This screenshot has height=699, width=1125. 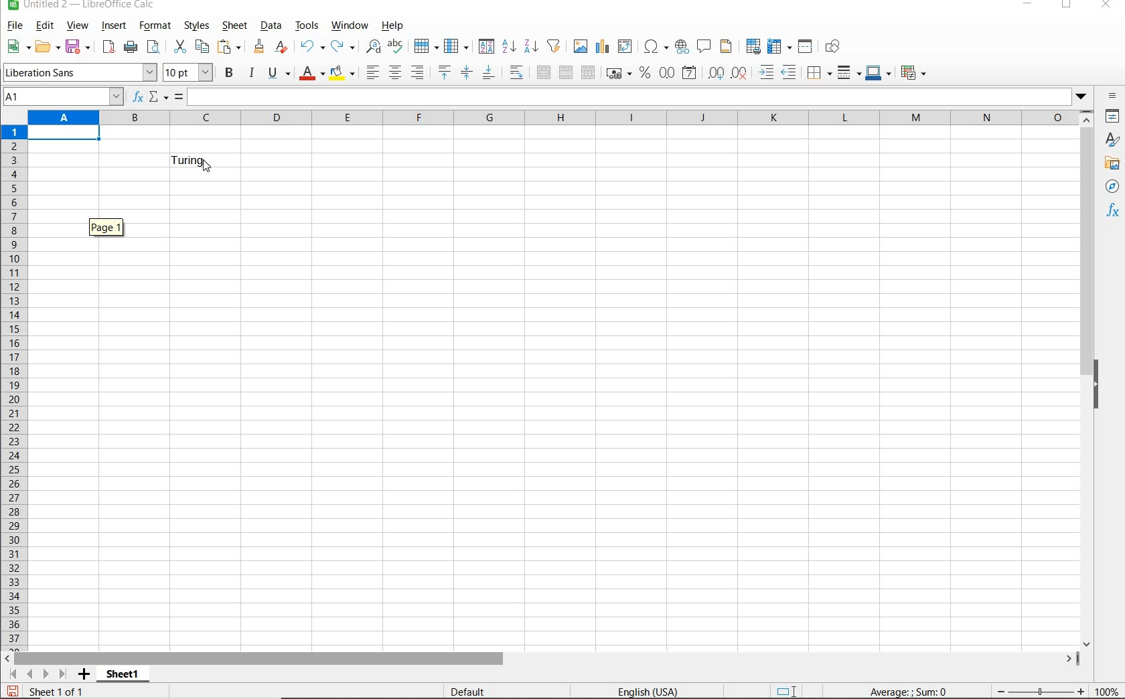 What do you see at coordinates (682, 48) in the screenshot?
I see `INSERT HYPERLINK` at bounding box center [682, 48].